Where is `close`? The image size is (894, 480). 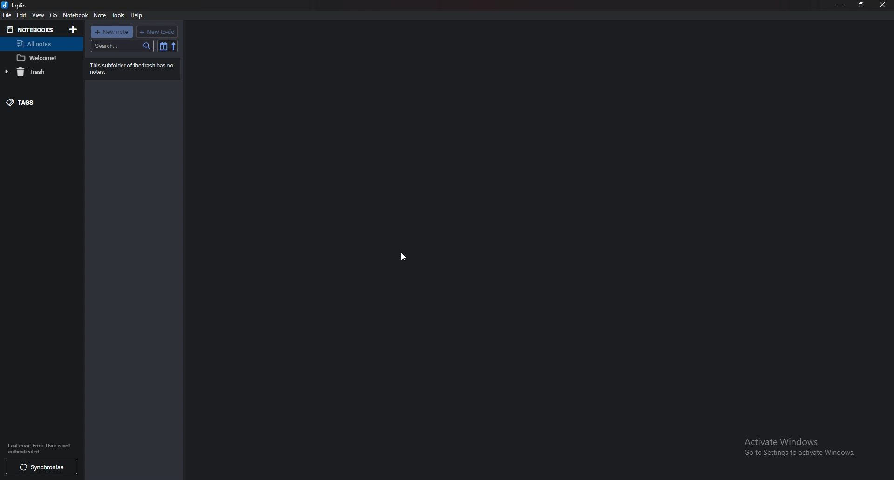
close is located at coordinates (883, 4).